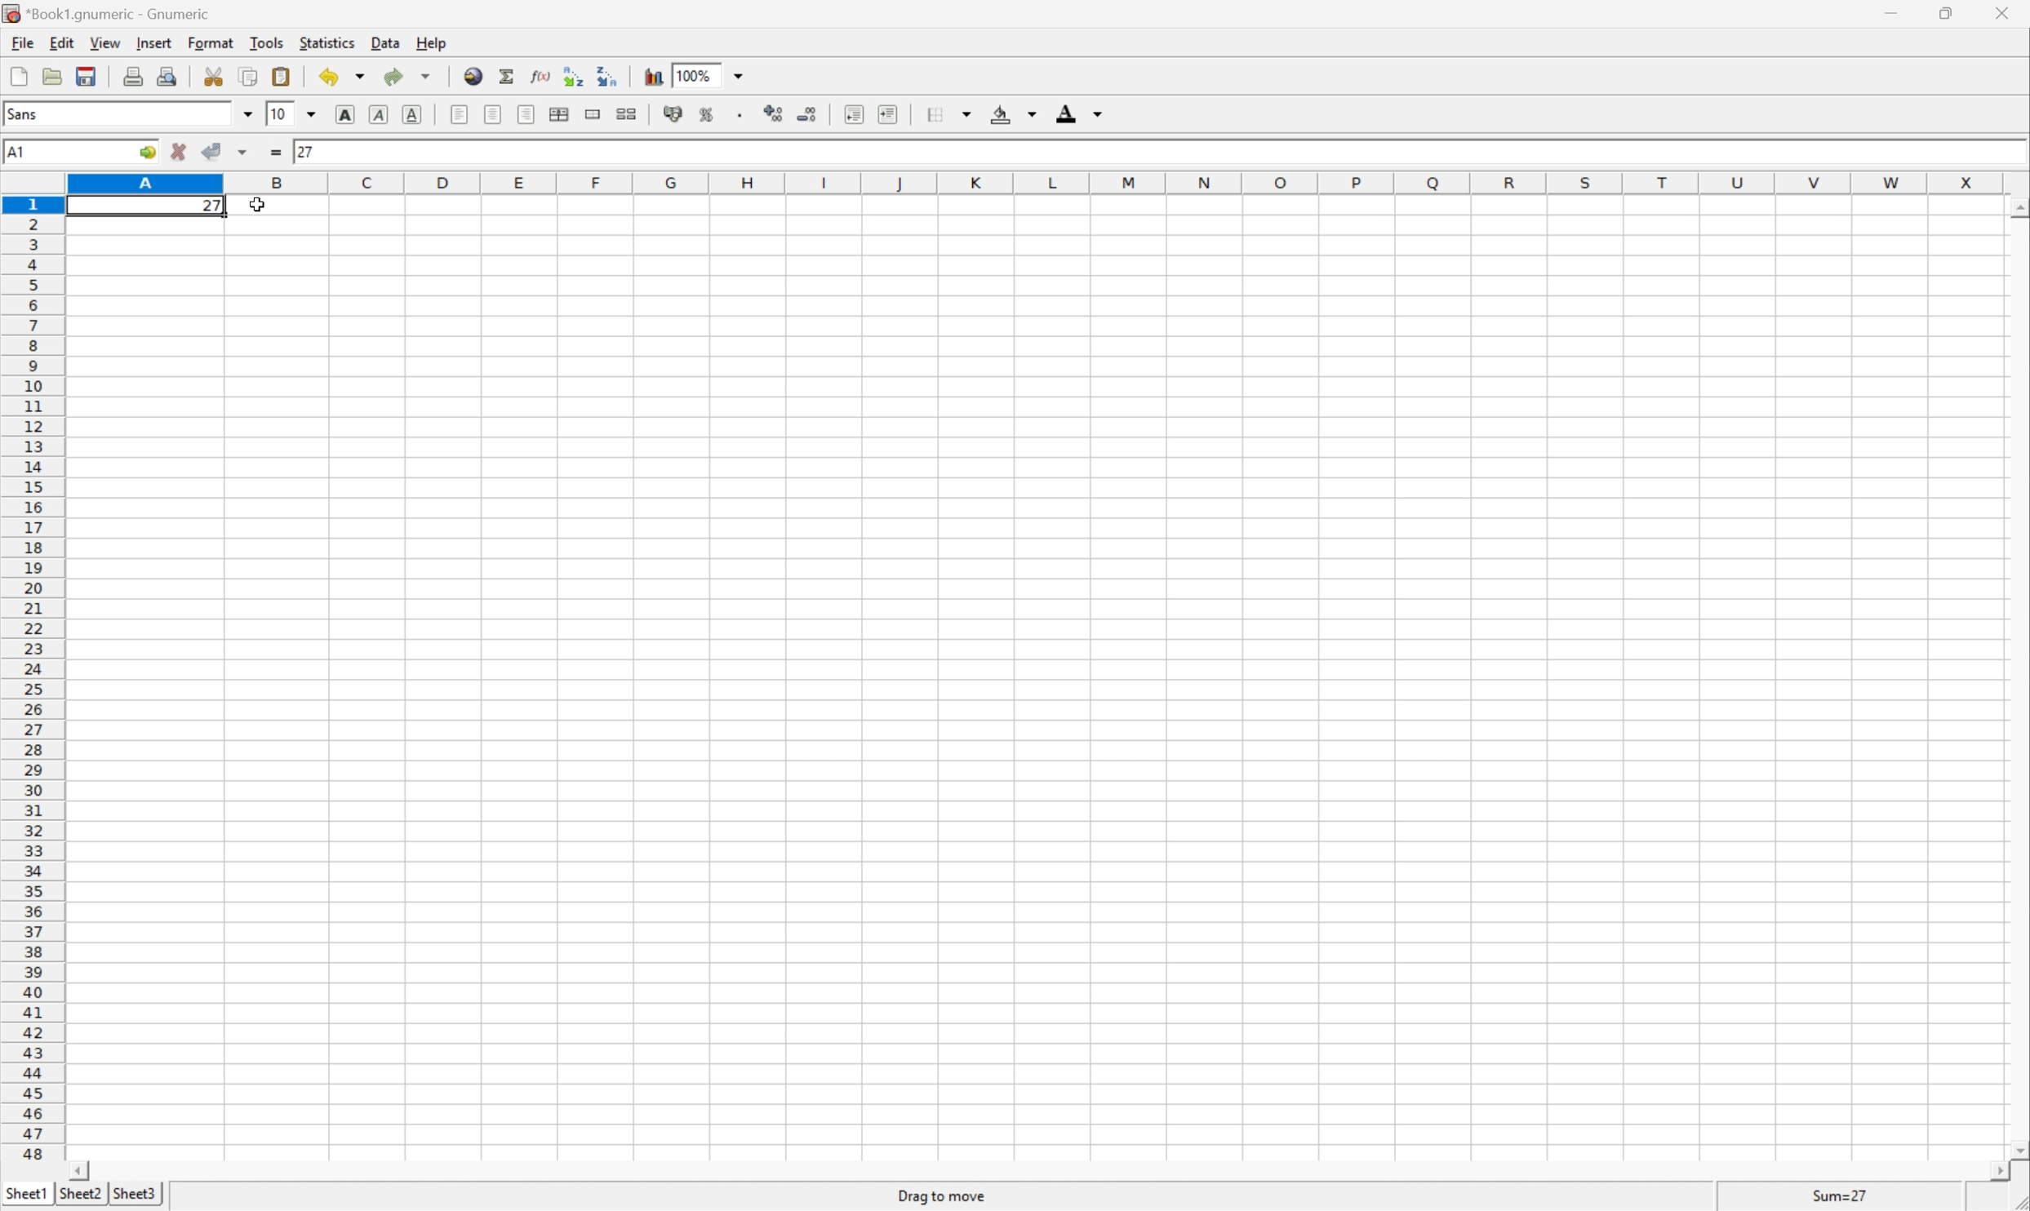 The height and width of the screenshot is (1211, 2030). Describe the element at coordinates (707, 114) in the screenshot. I see `Format the selection as percentage` at that location.